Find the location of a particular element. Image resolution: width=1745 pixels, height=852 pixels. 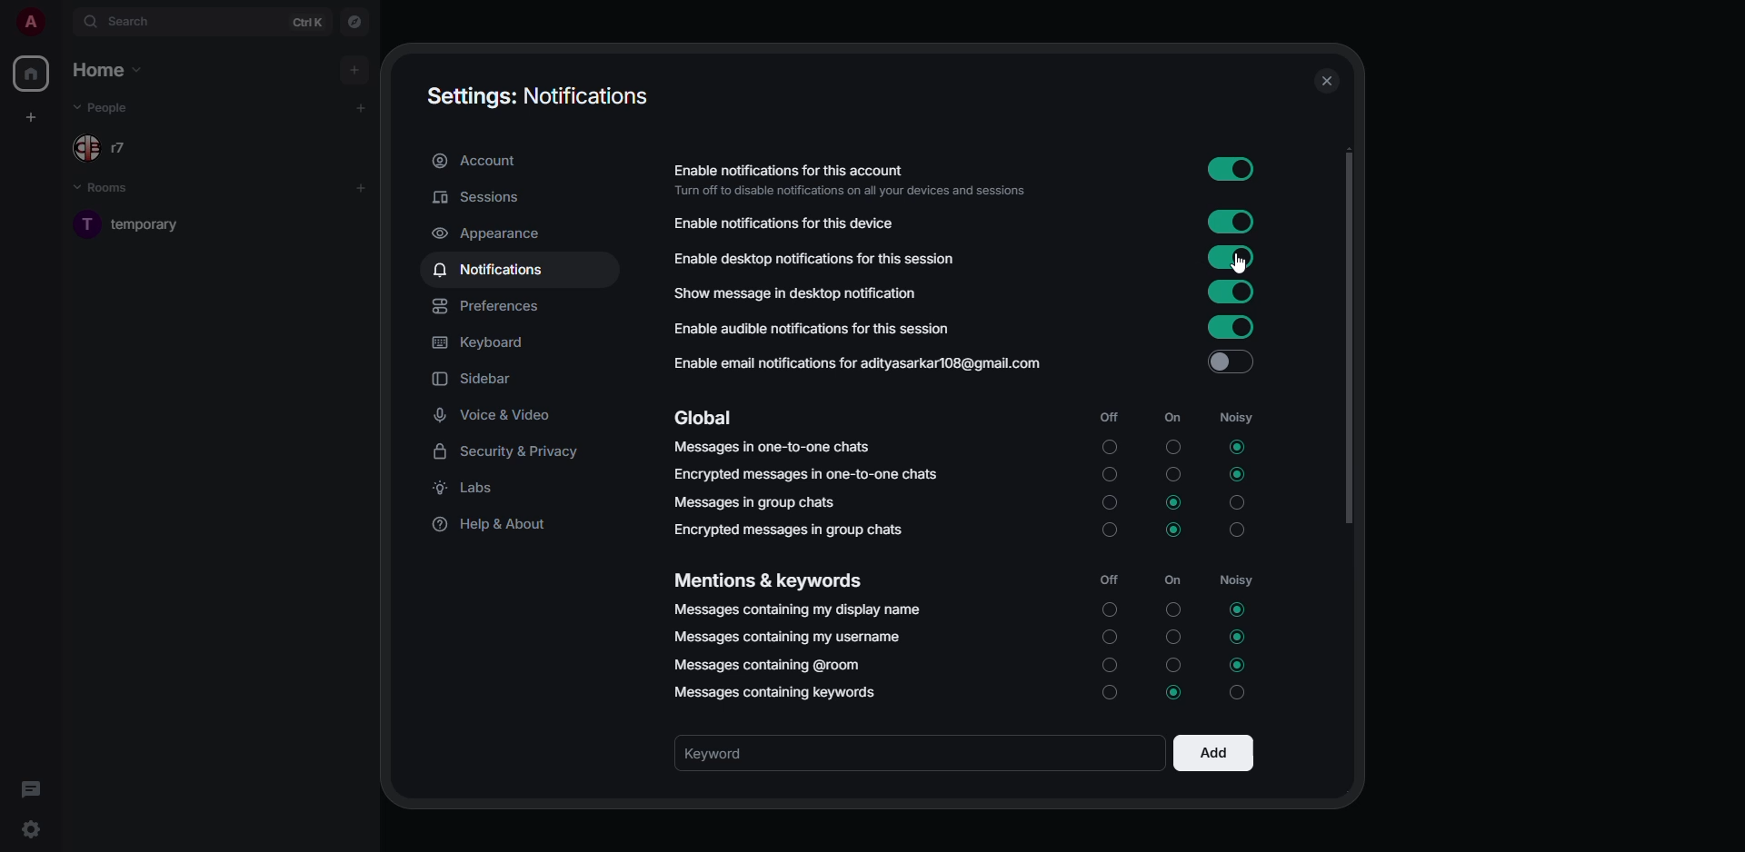

selected is located at coordinates (1239, 666).